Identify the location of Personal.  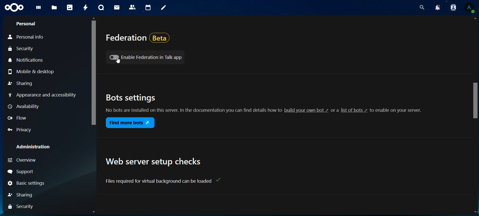
(27, 24).